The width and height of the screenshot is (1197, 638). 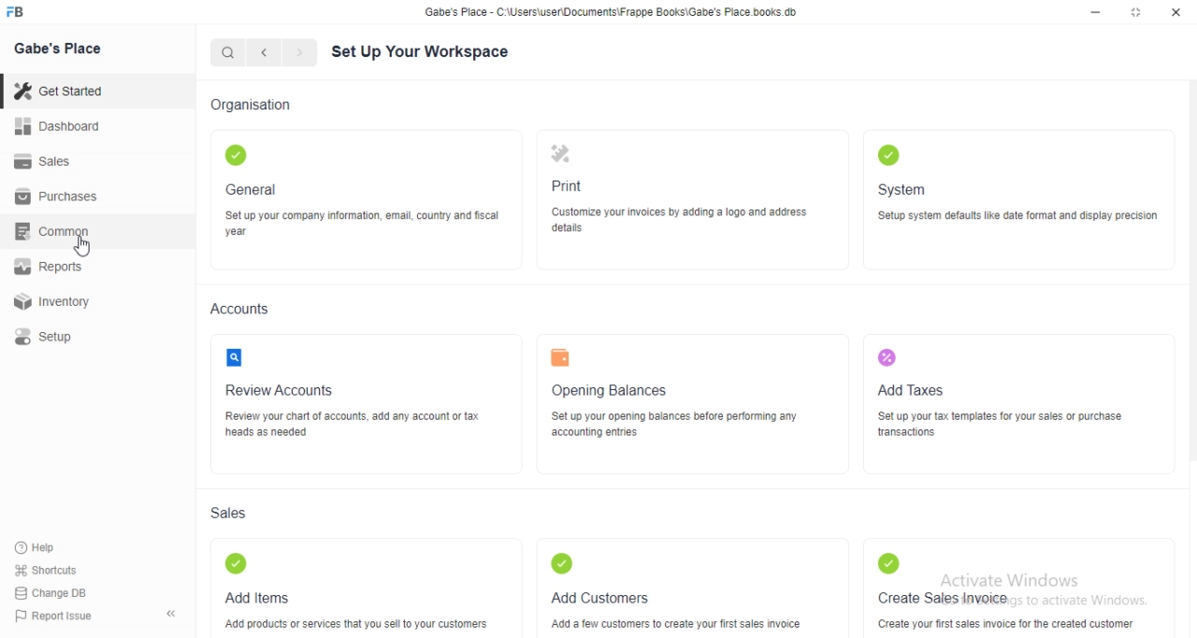 I want to click on Setup, so click(x=42, y=337).